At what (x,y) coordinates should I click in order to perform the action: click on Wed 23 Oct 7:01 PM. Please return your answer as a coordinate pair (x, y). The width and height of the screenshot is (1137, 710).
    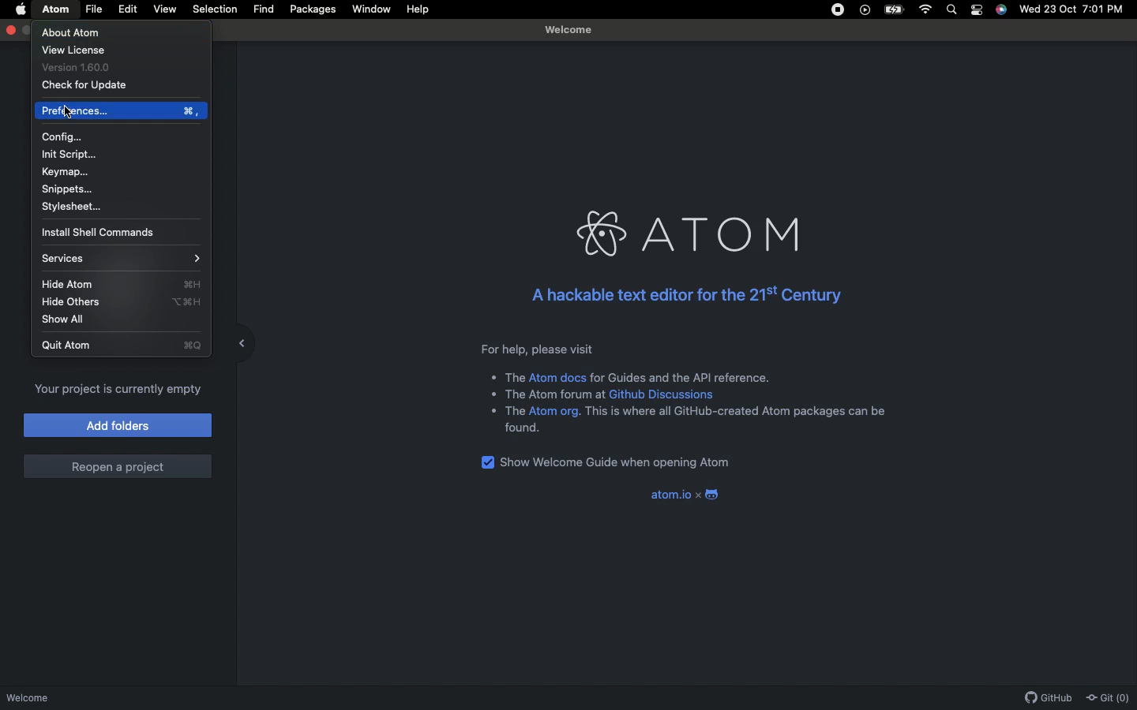
    Looking at the image, I should click on (1073, 10).